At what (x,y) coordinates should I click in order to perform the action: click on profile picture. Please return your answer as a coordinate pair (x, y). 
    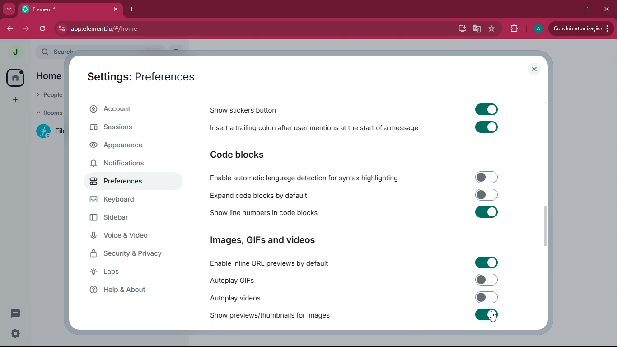
    Looking at the image, I should click on (537, 28).